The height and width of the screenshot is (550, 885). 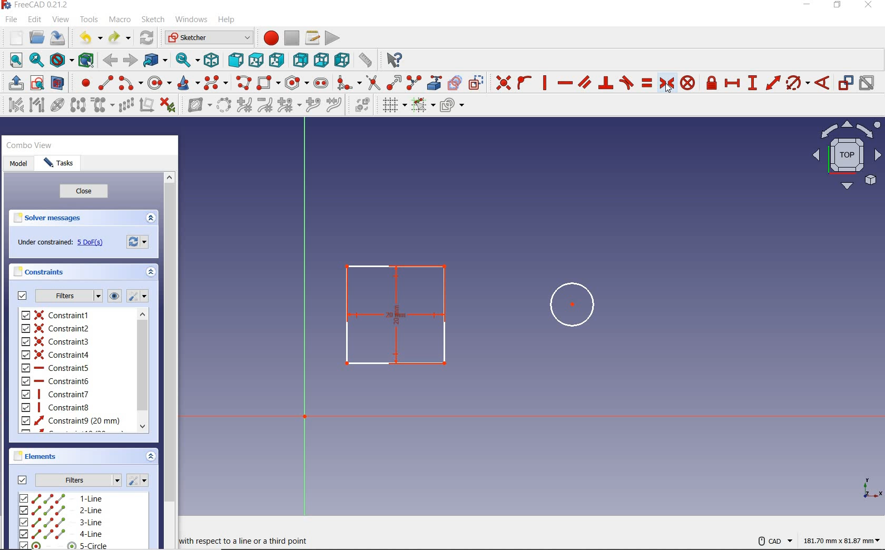 I want to click on combo view, so click(x=28, y=145).